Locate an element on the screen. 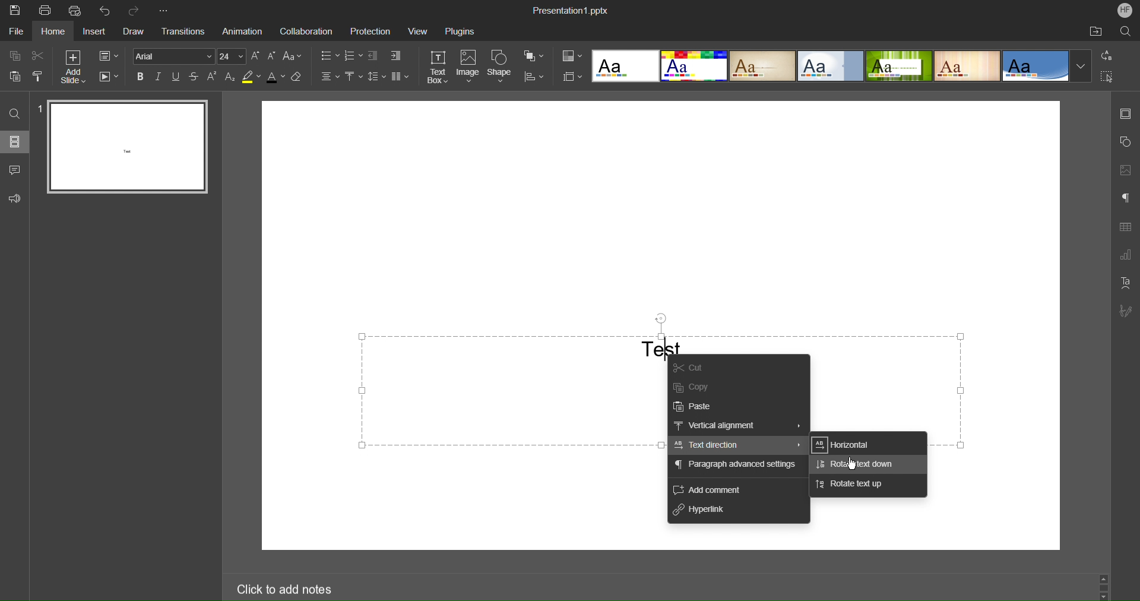 This screenshot has width=1140, height=601. Slides is located at coordinates (17, 142).